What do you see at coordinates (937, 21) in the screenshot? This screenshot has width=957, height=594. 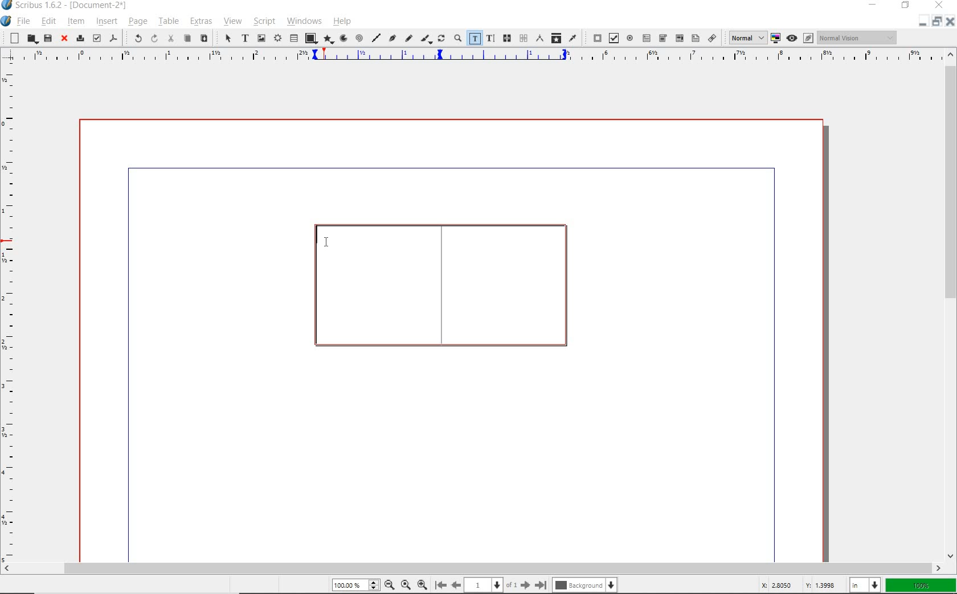 I see `minimize/restore/close document` at bounding box center [937, 21].